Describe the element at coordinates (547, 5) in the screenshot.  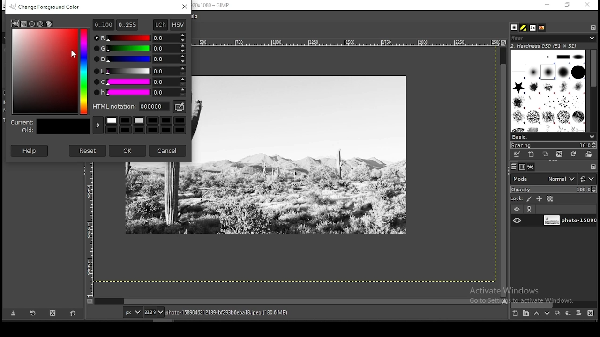
I see `minimize` at that location.